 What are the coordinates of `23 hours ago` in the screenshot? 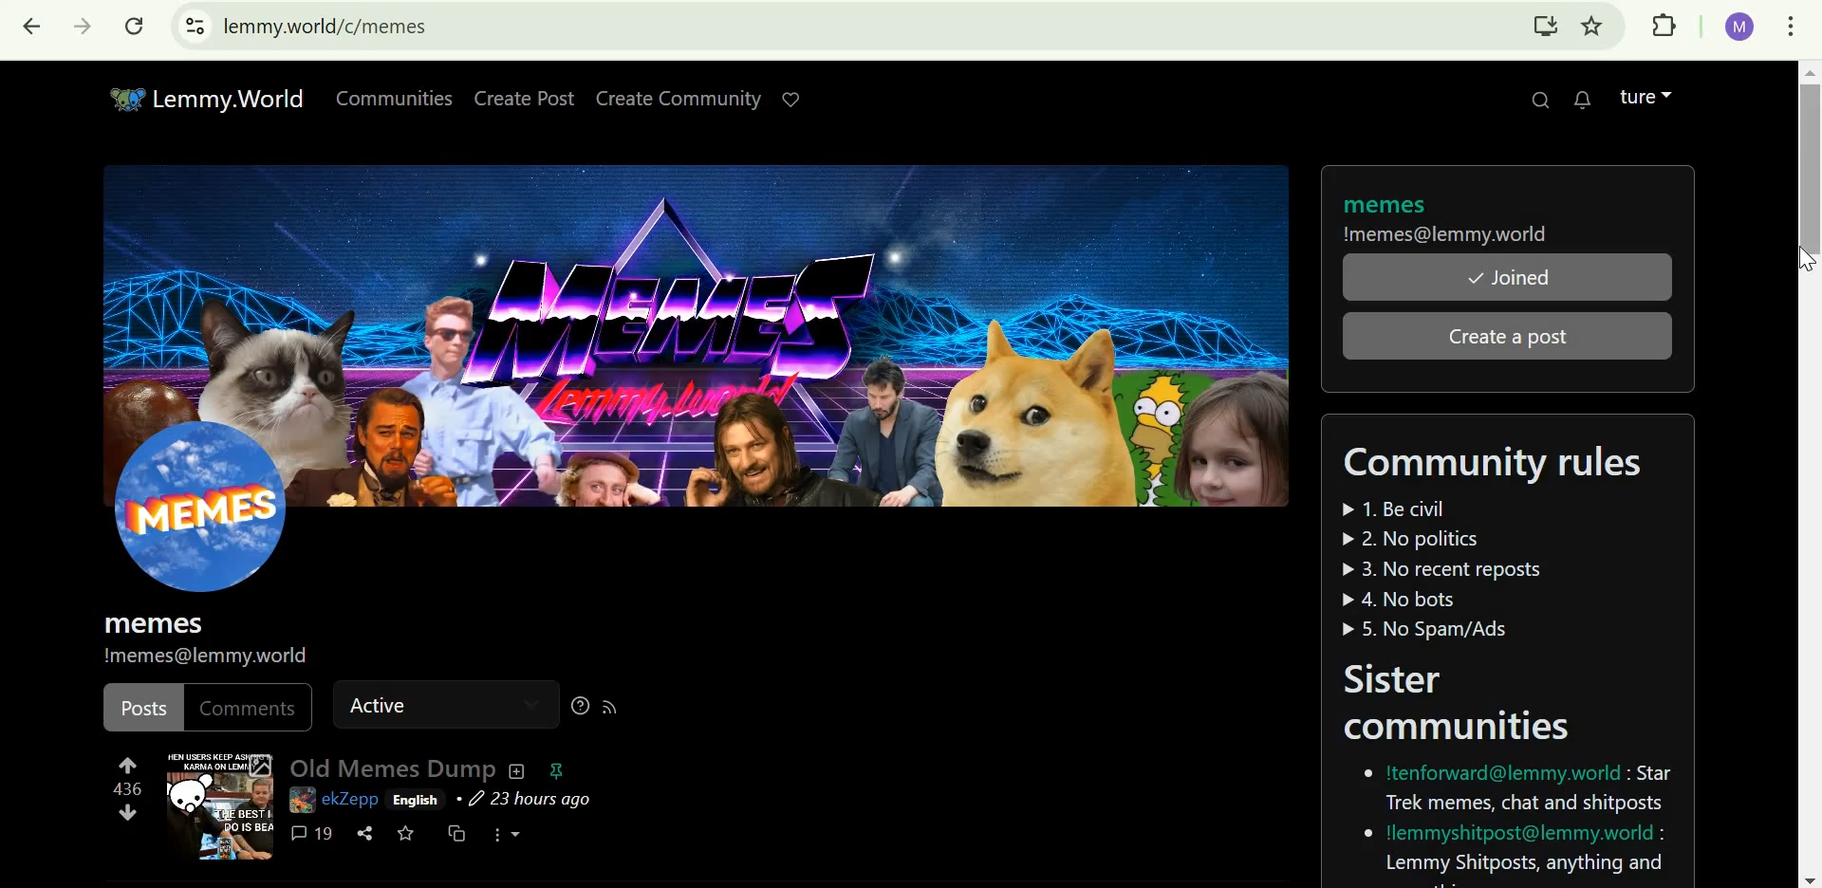 It's located at (525, 799).